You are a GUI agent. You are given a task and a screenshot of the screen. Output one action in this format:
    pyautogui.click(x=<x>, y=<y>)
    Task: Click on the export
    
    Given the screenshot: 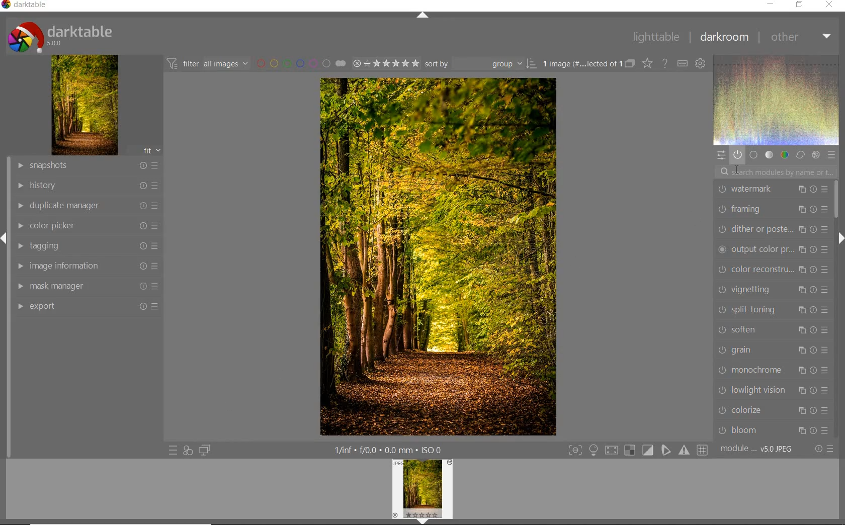 What is the action you would take?
    pyautogui.click(x=88, y=306)
    